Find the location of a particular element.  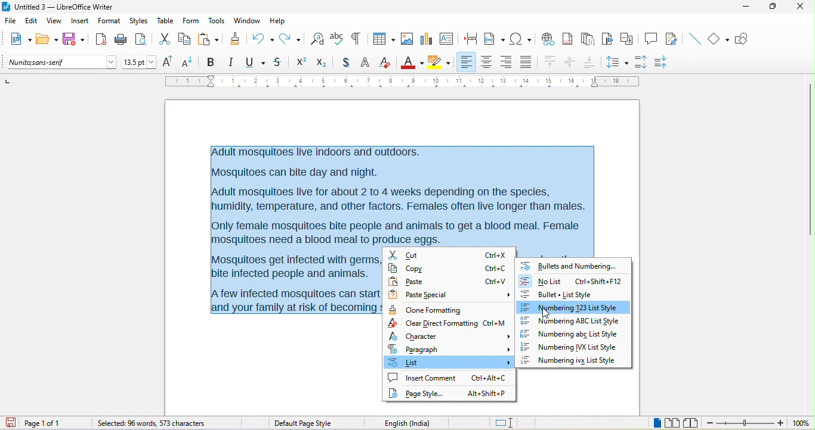

tools is located at coordinates (218, 21).